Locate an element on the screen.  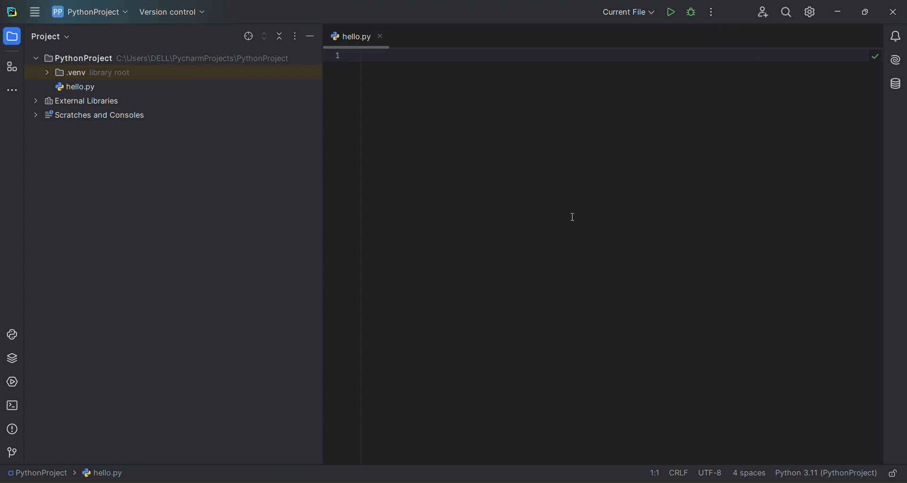
close is located at coordinates (896, 12).